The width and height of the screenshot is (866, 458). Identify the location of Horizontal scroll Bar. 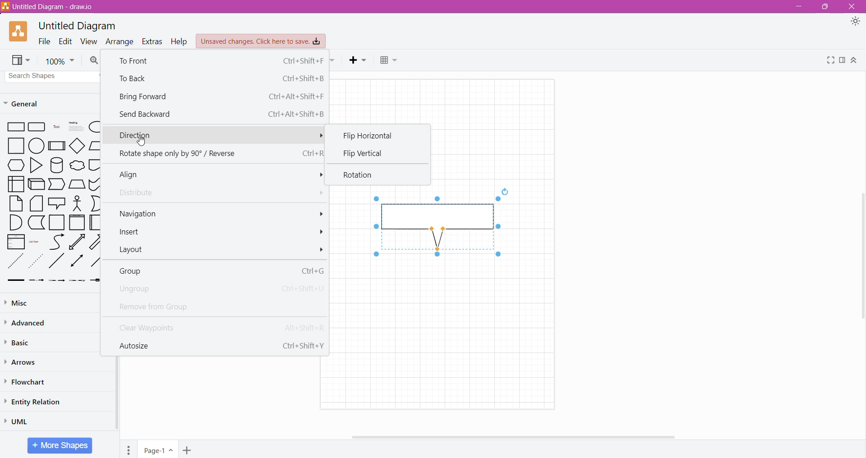
(523, 437).